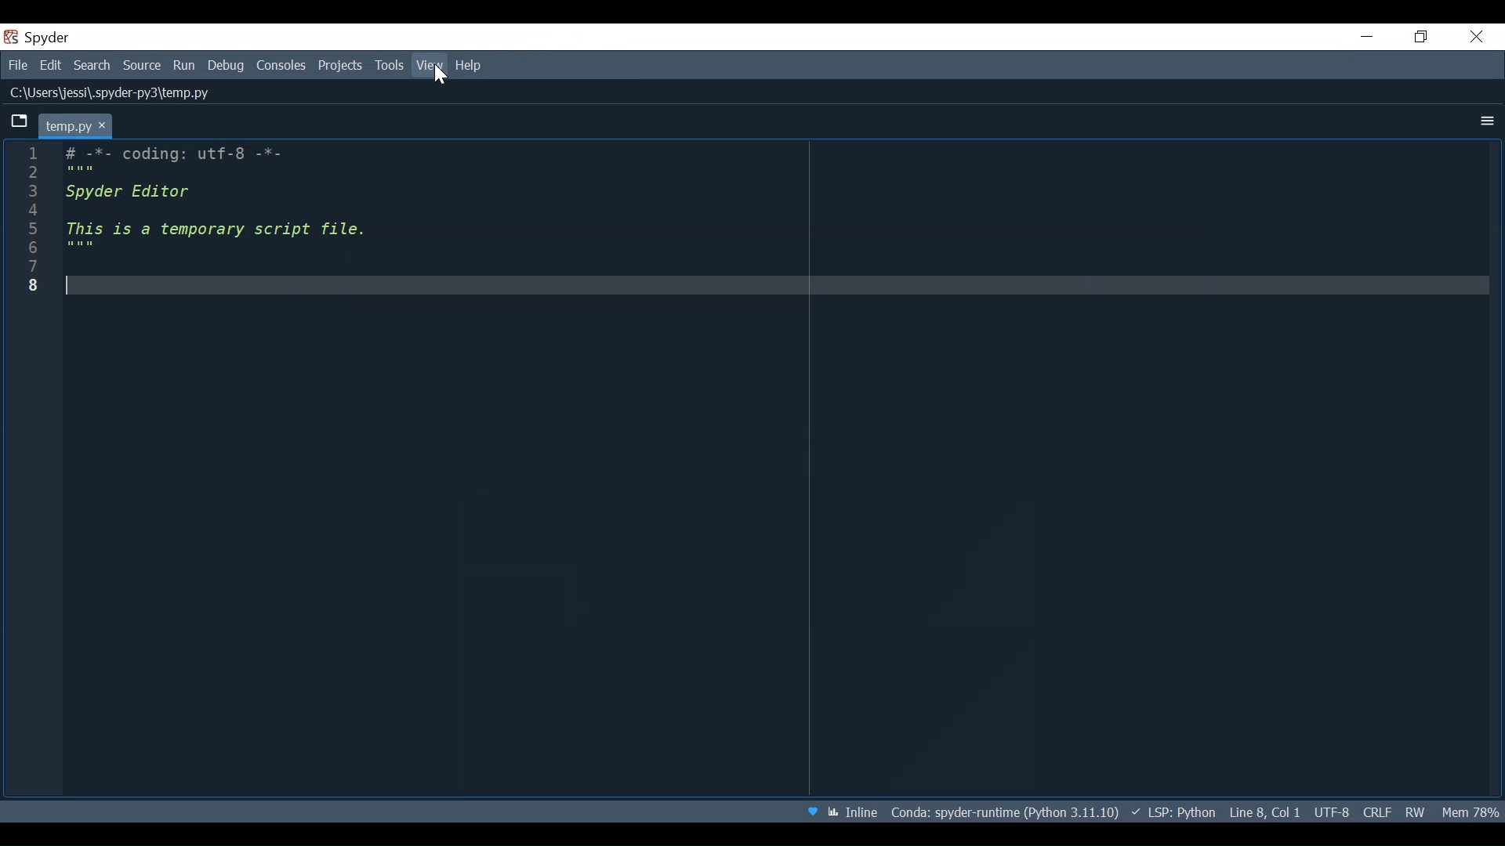  I want to click on Browse Tab, so click(23, 125).